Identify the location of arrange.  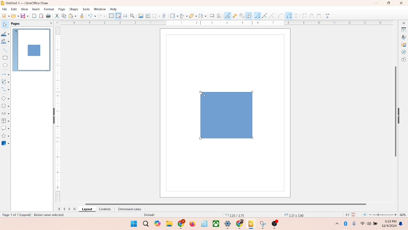
(191, 15).